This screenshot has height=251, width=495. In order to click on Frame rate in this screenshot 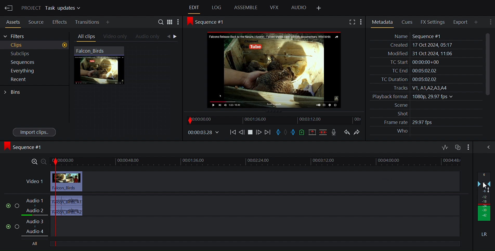, I will do `click(393, 122)`.